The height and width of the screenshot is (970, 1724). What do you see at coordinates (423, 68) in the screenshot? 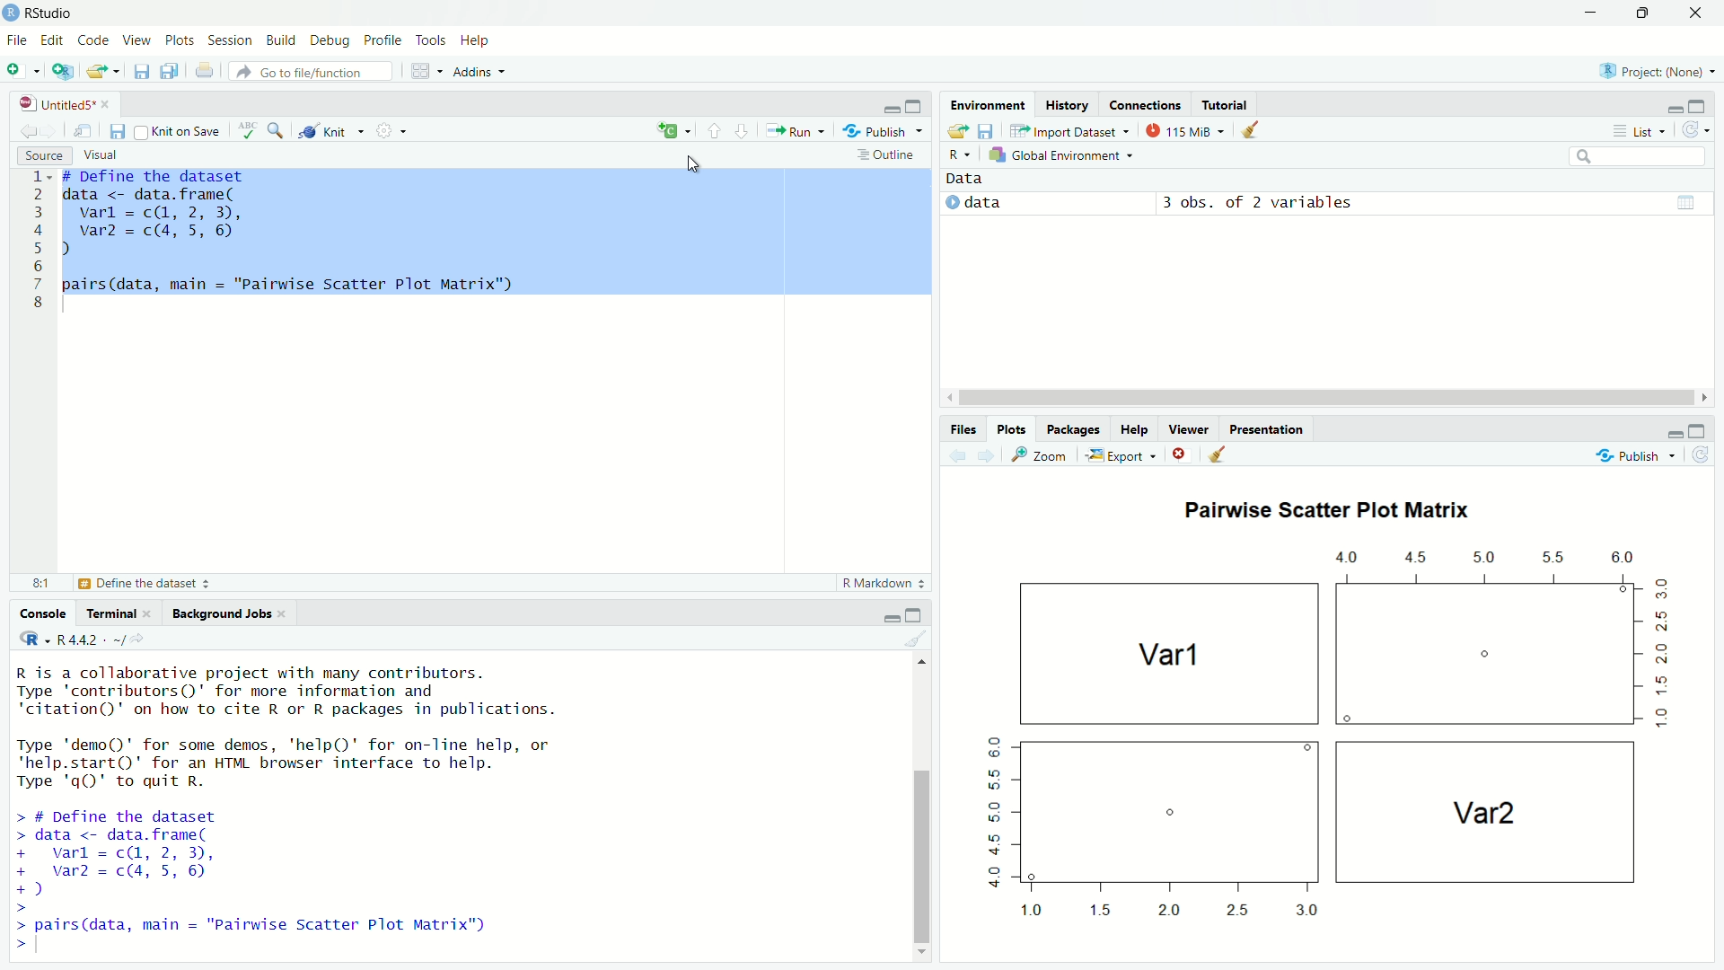
I see `Workspace panes` at bounding box center [423, 68].